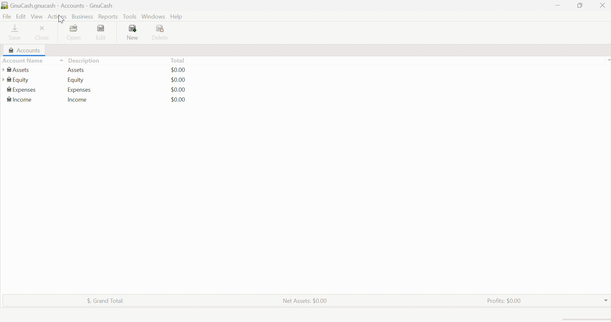  I want to click on Expenses, so click(80, 90).